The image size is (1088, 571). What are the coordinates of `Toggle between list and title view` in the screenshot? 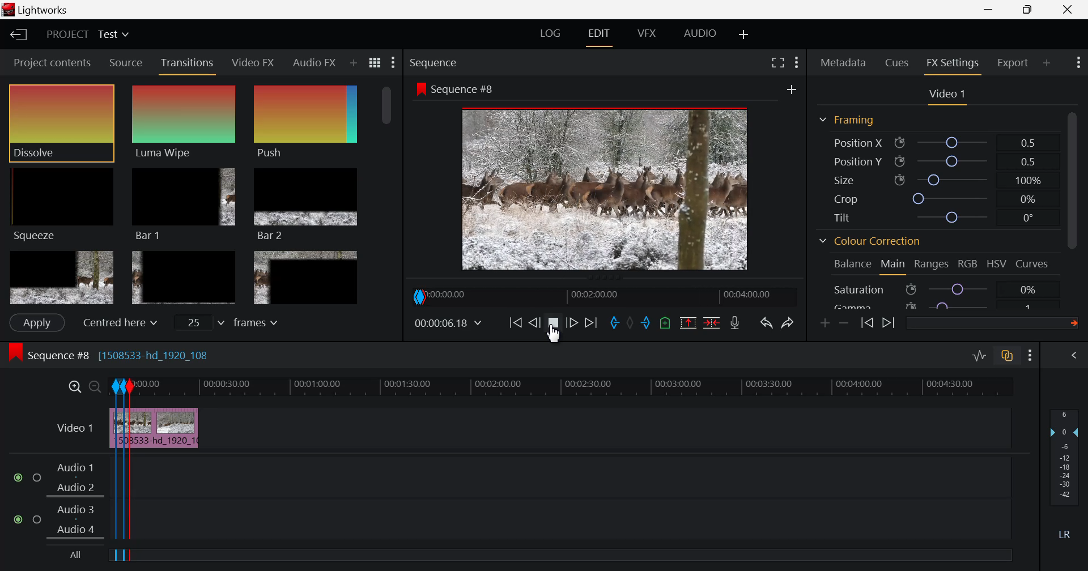 It's located at (376, 63).